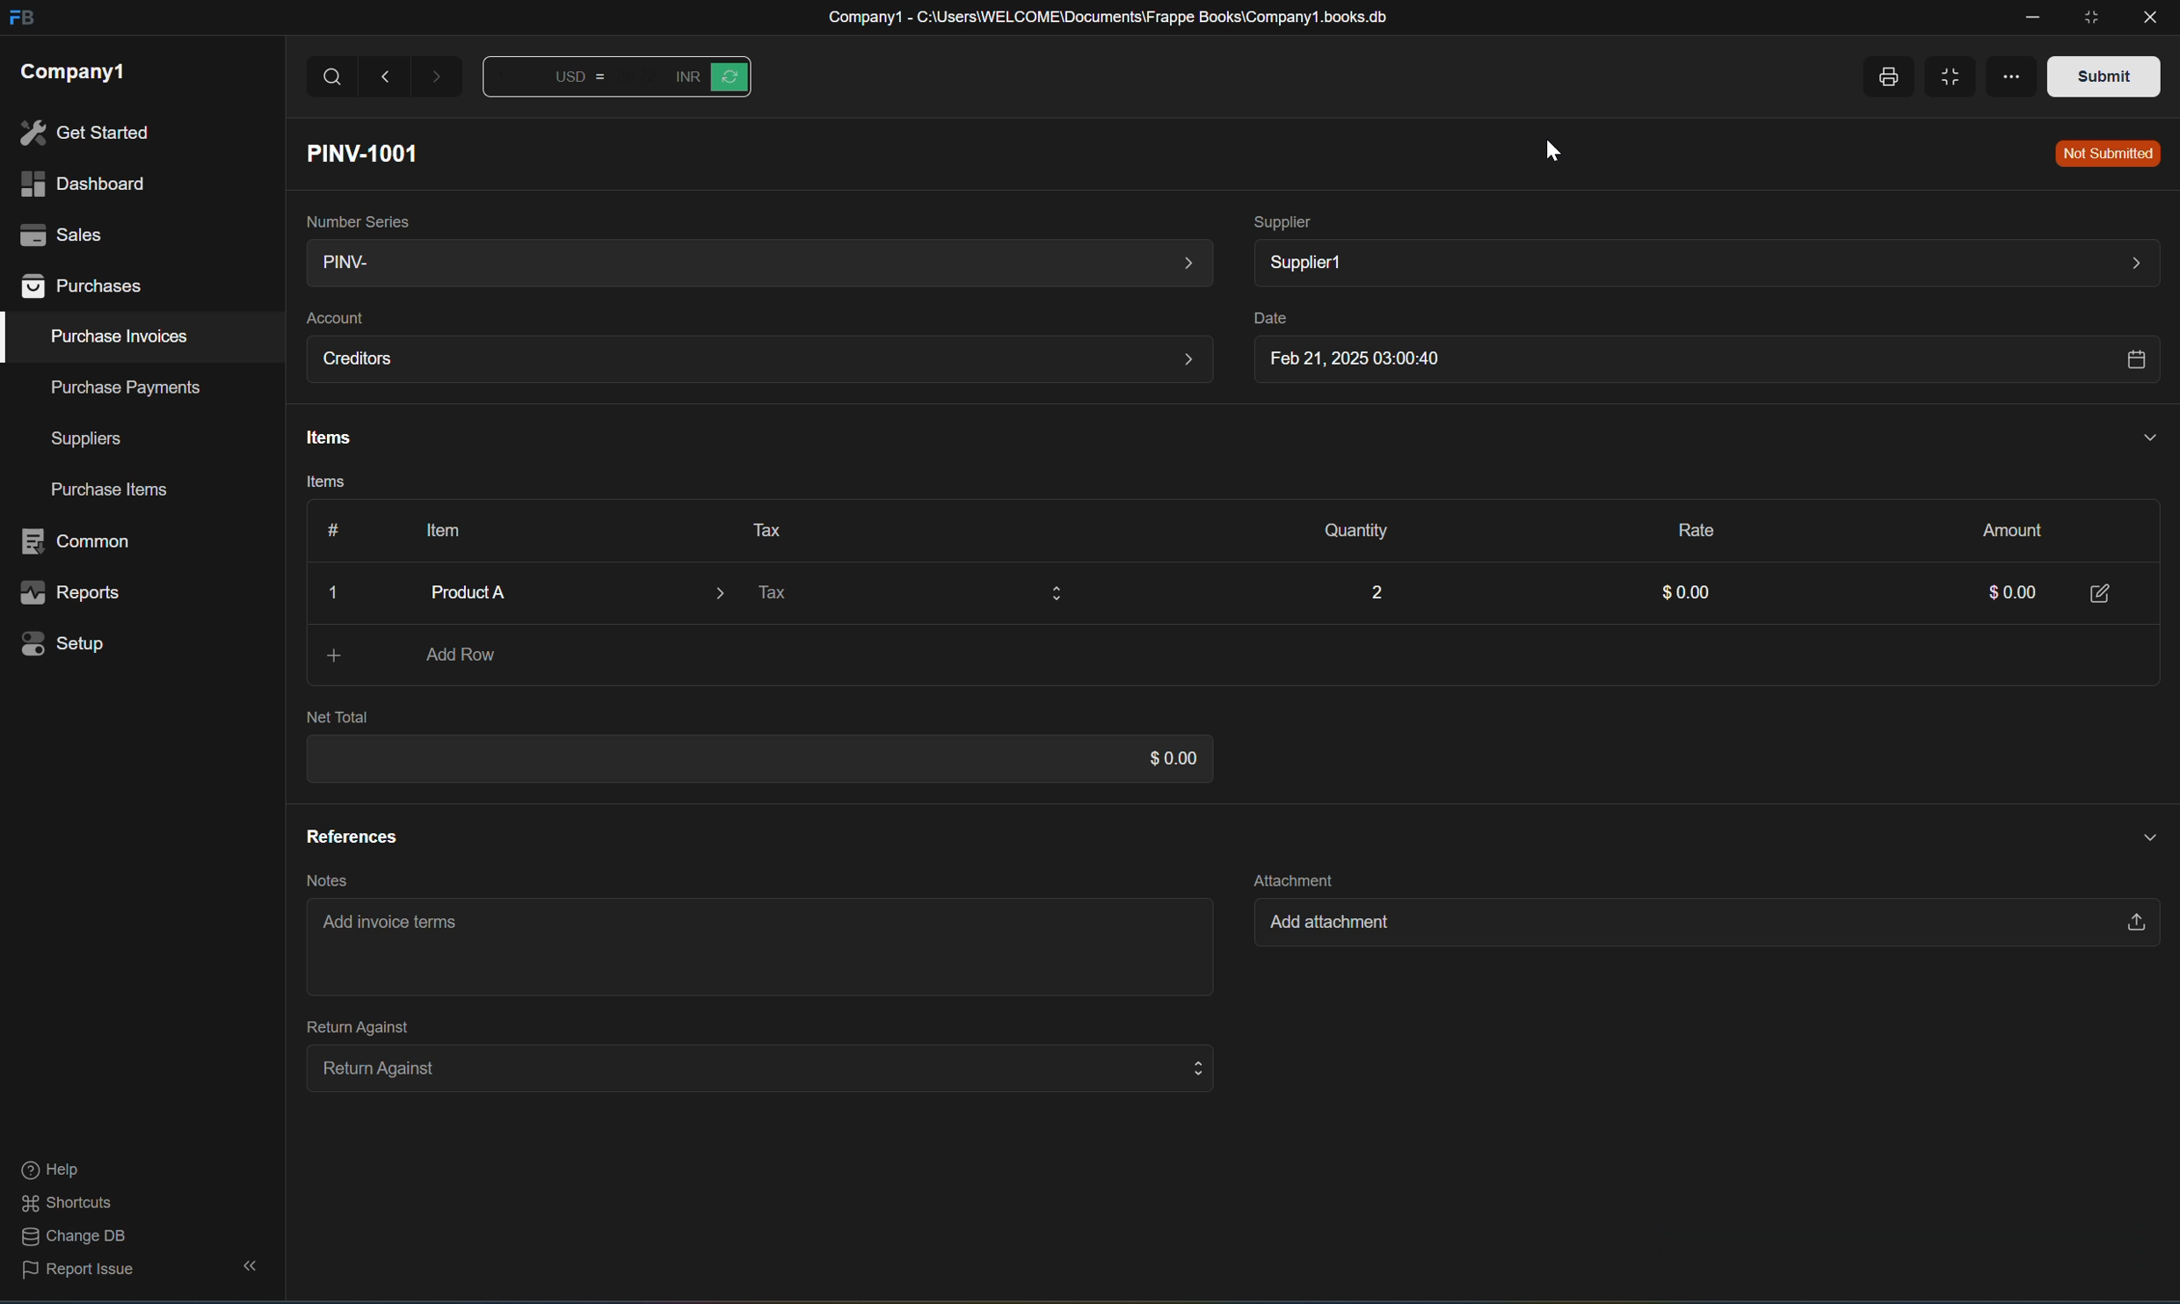  I want to click on purchase invoices, so click(121, 337).